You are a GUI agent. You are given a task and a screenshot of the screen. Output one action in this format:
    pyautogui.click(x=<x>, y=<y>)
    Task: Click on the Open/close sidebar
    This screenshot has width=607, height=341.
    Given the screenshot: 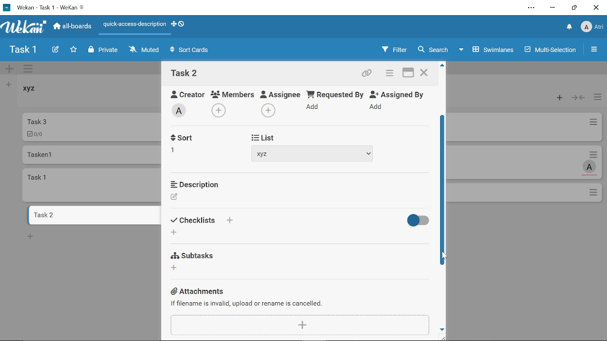 What is the action you would take?
    pyautogui.click(x=595, y=51)
    